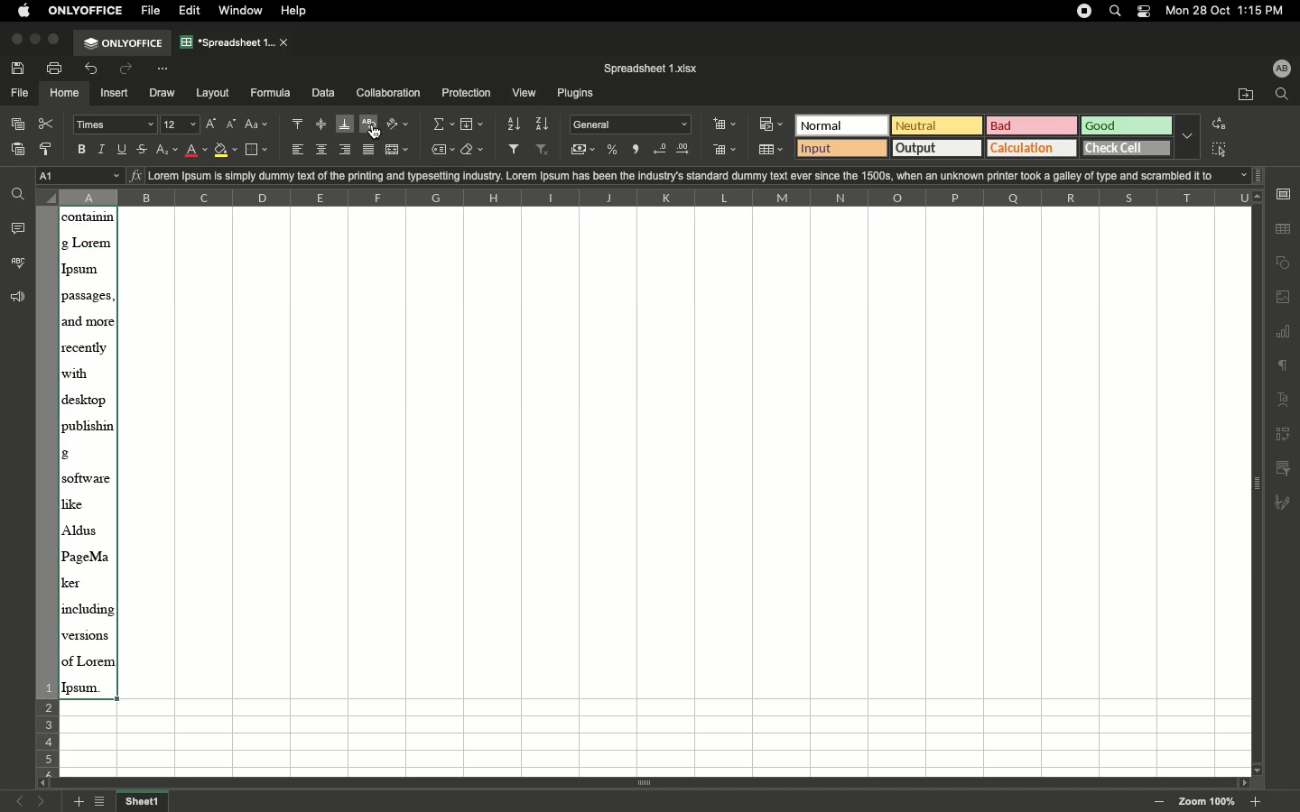 This screenshot has width=1300, height=812. Describe the element at coordinates (162, 94) in the screenshot. I see `Draw` at that location.